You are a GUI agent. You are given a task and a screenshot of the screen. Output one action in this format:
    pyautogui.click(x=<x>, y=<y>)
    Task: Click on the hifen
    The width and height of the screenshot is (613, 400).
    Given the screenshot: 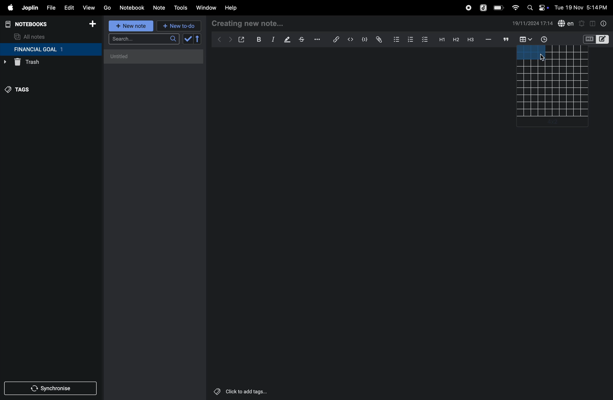 What is the action you would take?
    pyautogui.click(x=489, y=39)
    